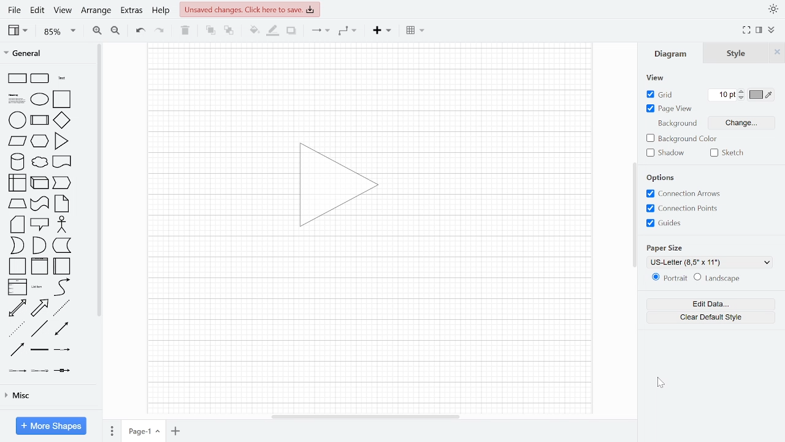 The width and height of the screenshot is (785, 442). I want to click on Page-1, current page, so click(144, 431).